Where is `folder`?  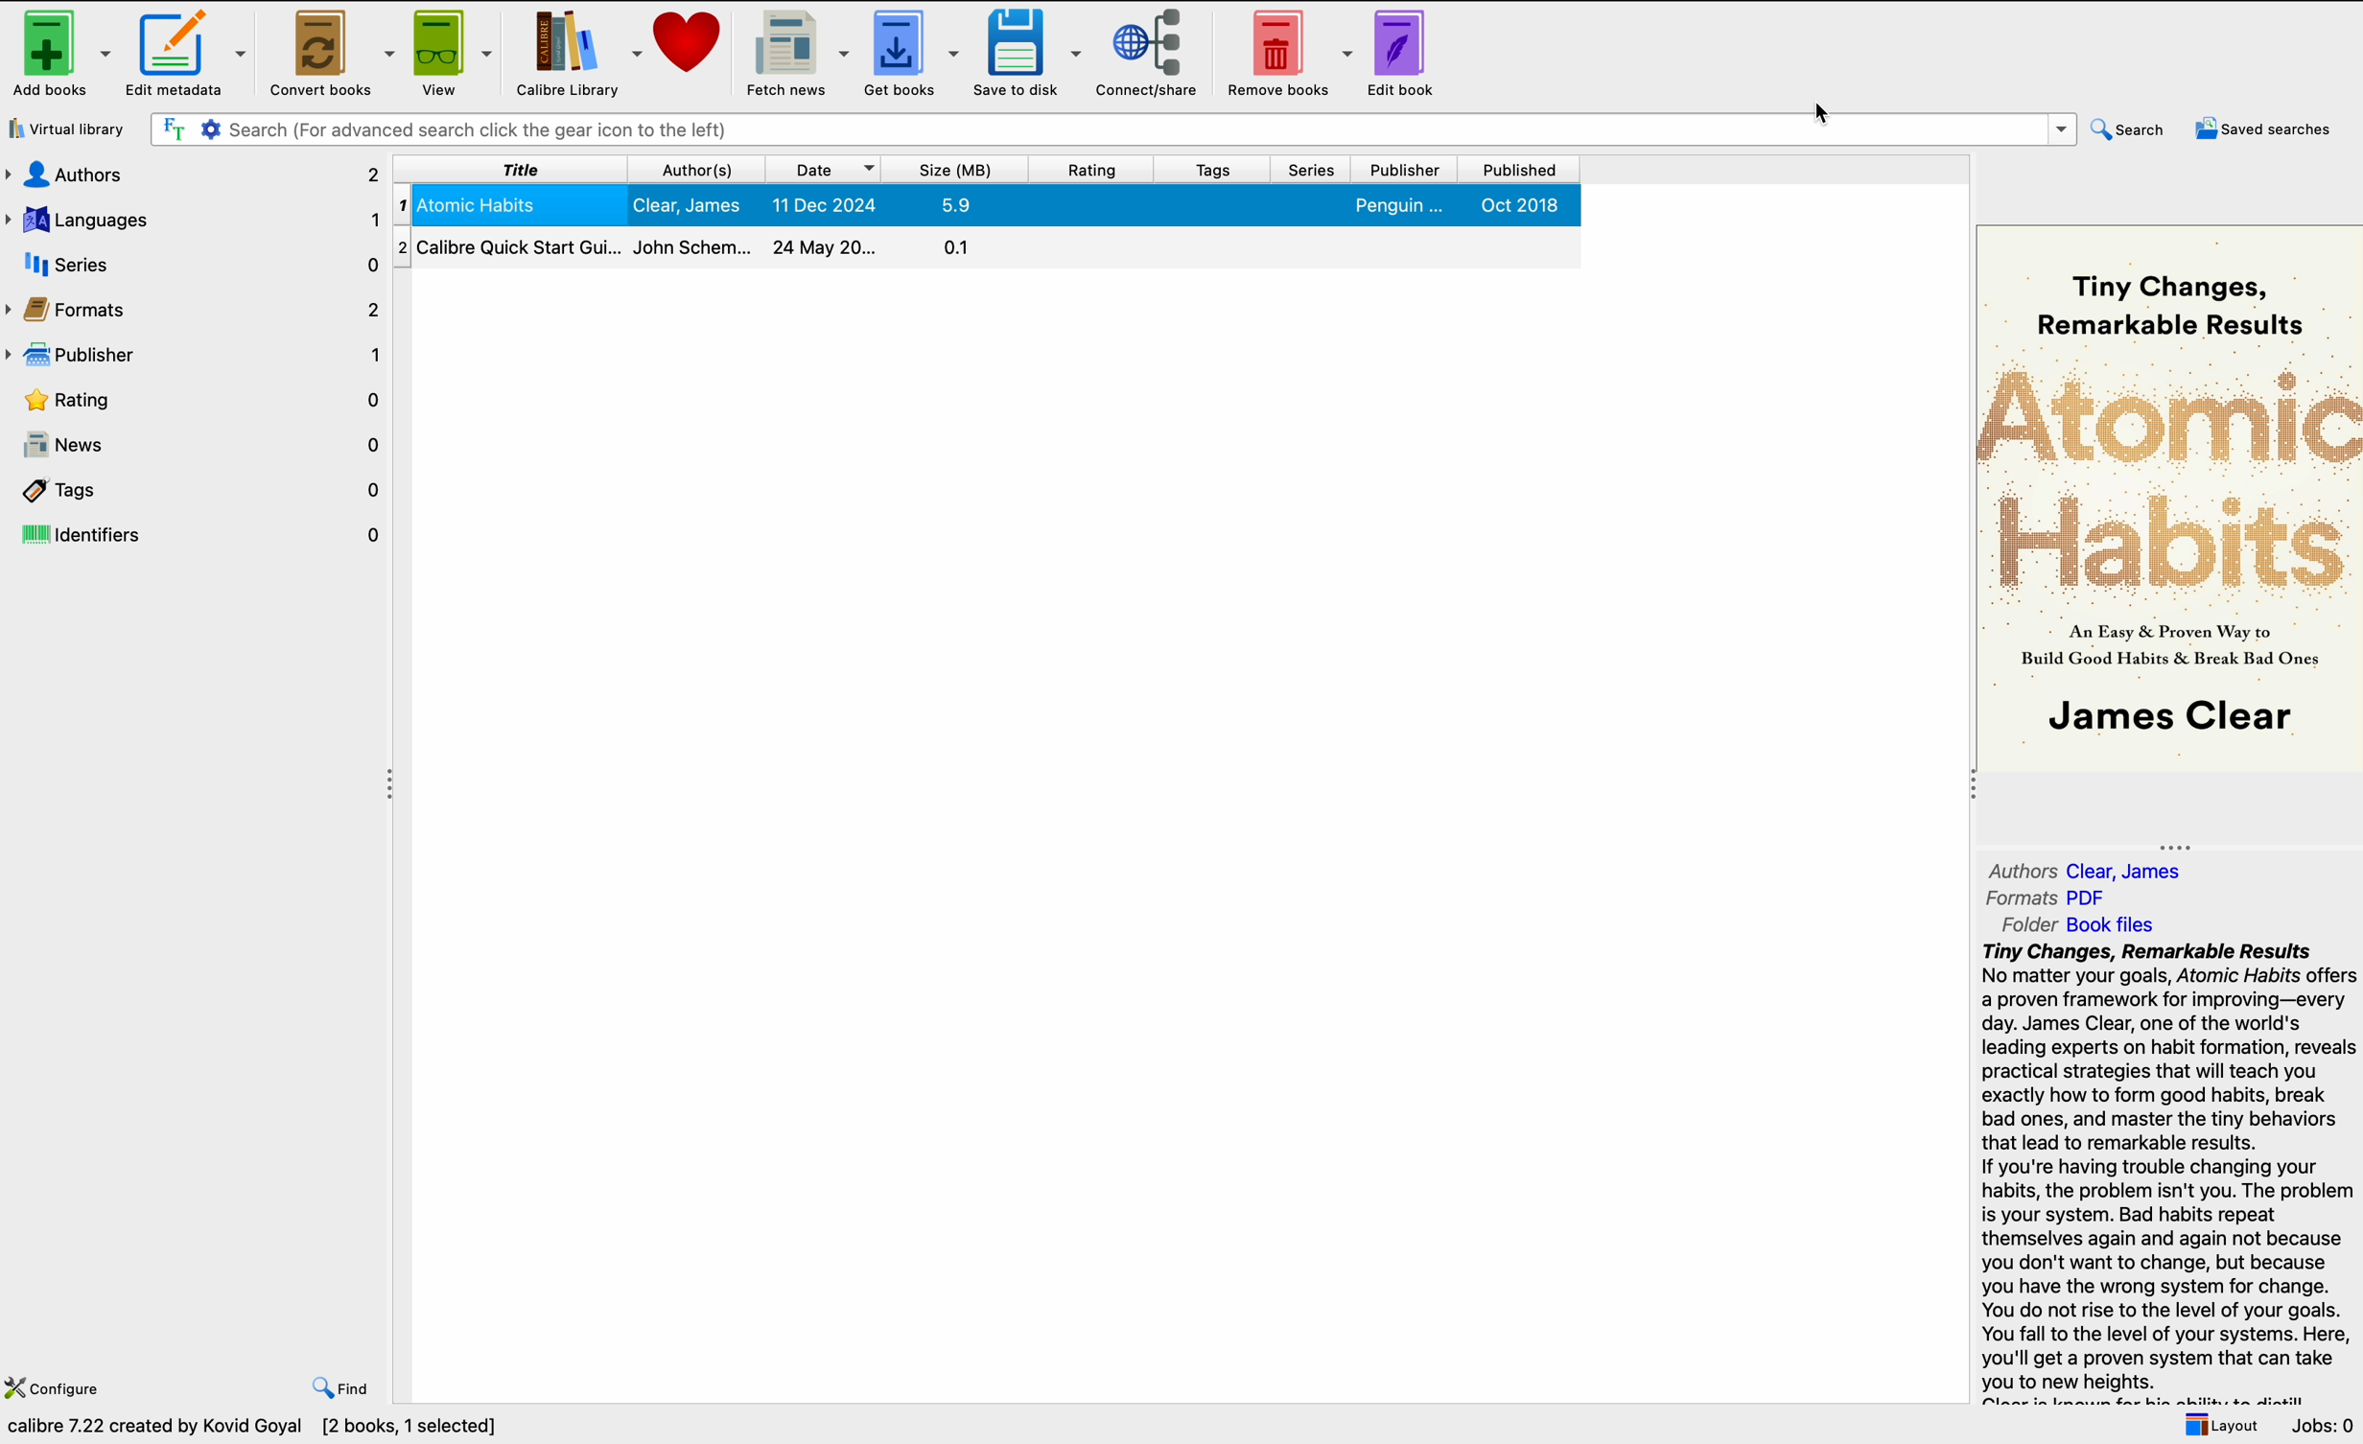
folder is located at coordinates (2085, 924).